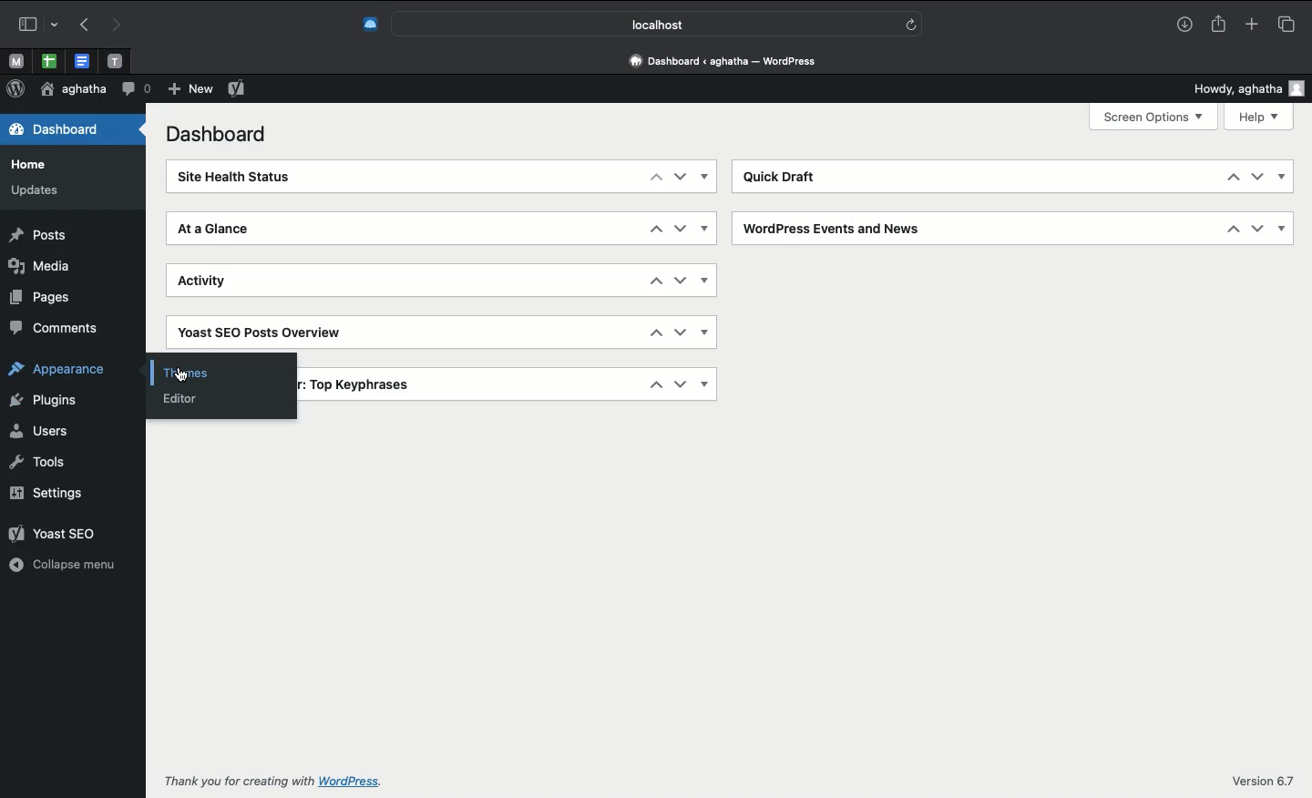 The height and width of the screenshot is (798, 1312). What do you see at coordinates (46, 402) in the screenshot?
I see `Plugins` at bounding box center [46, 402].